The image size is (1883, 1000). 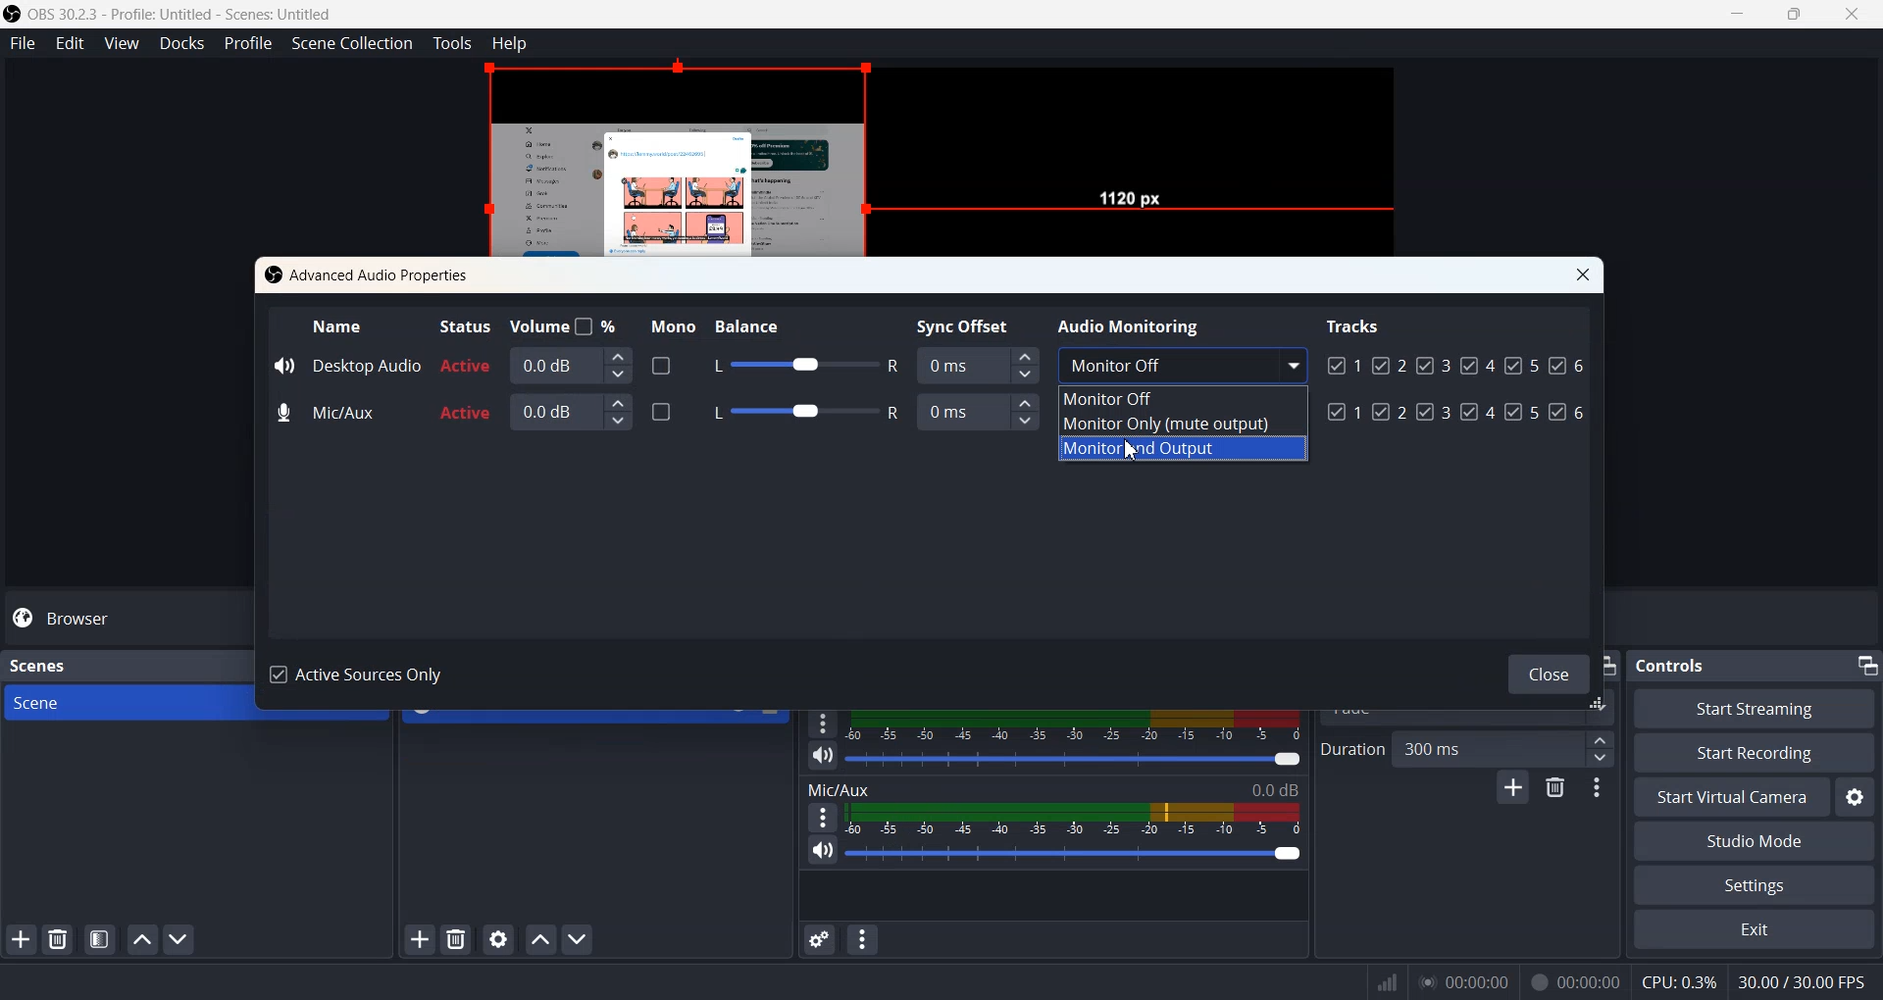 What do you see at coordinates (420, 938) in the screenshot?
I see `Add Sources` at bounding box center [420, 938].